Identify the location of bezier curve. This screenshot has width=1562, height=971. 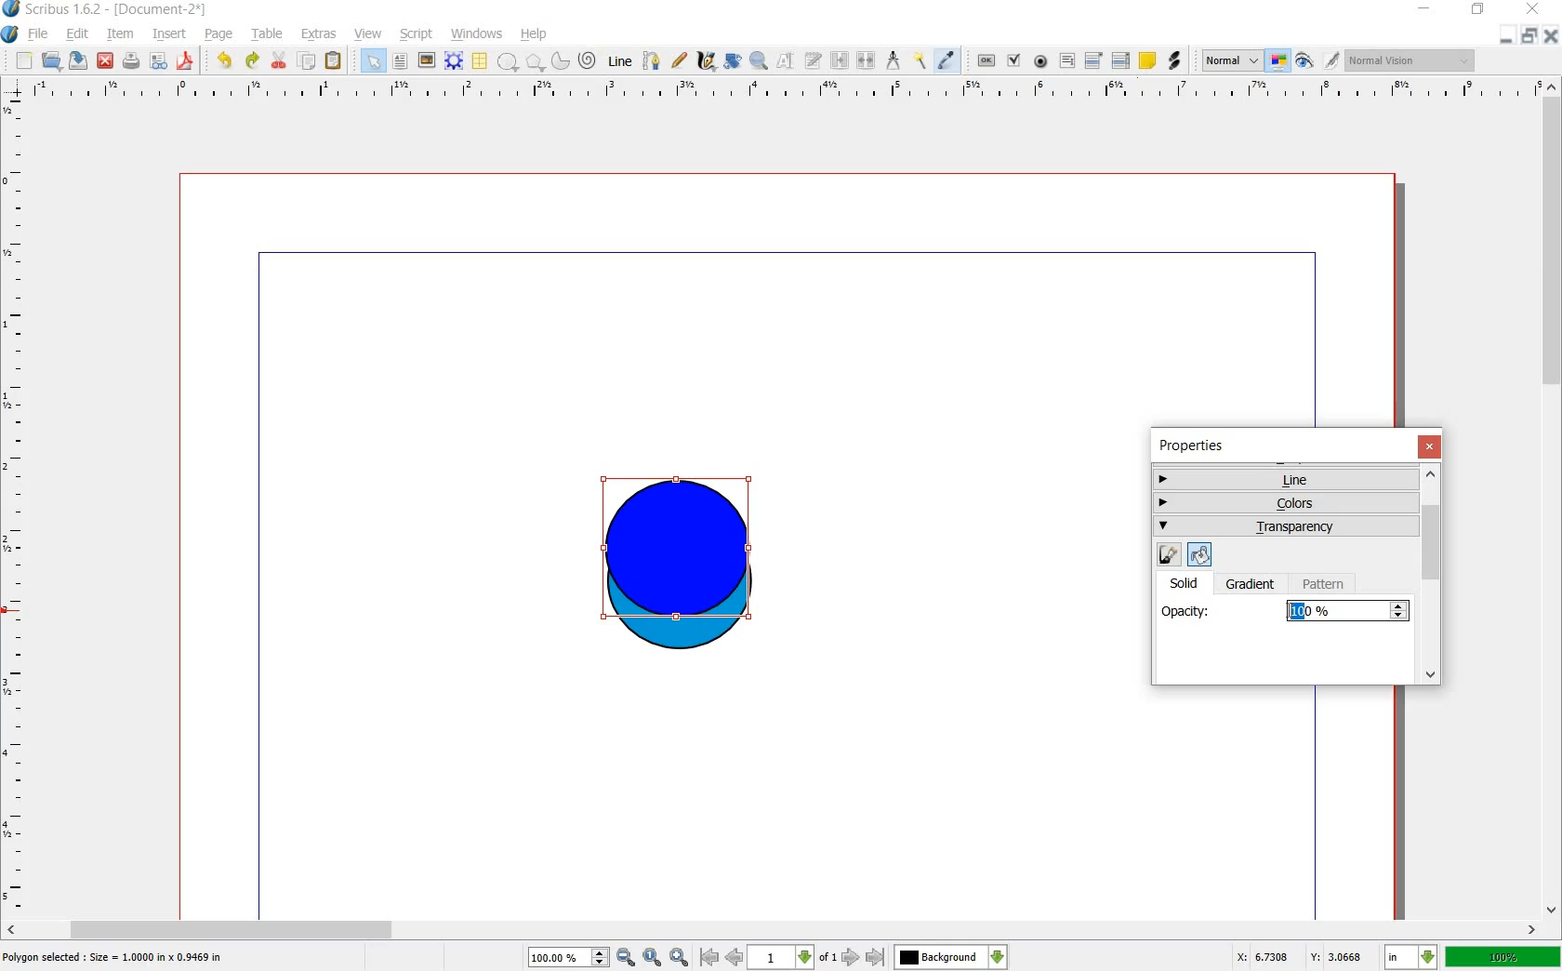
(652, 61).